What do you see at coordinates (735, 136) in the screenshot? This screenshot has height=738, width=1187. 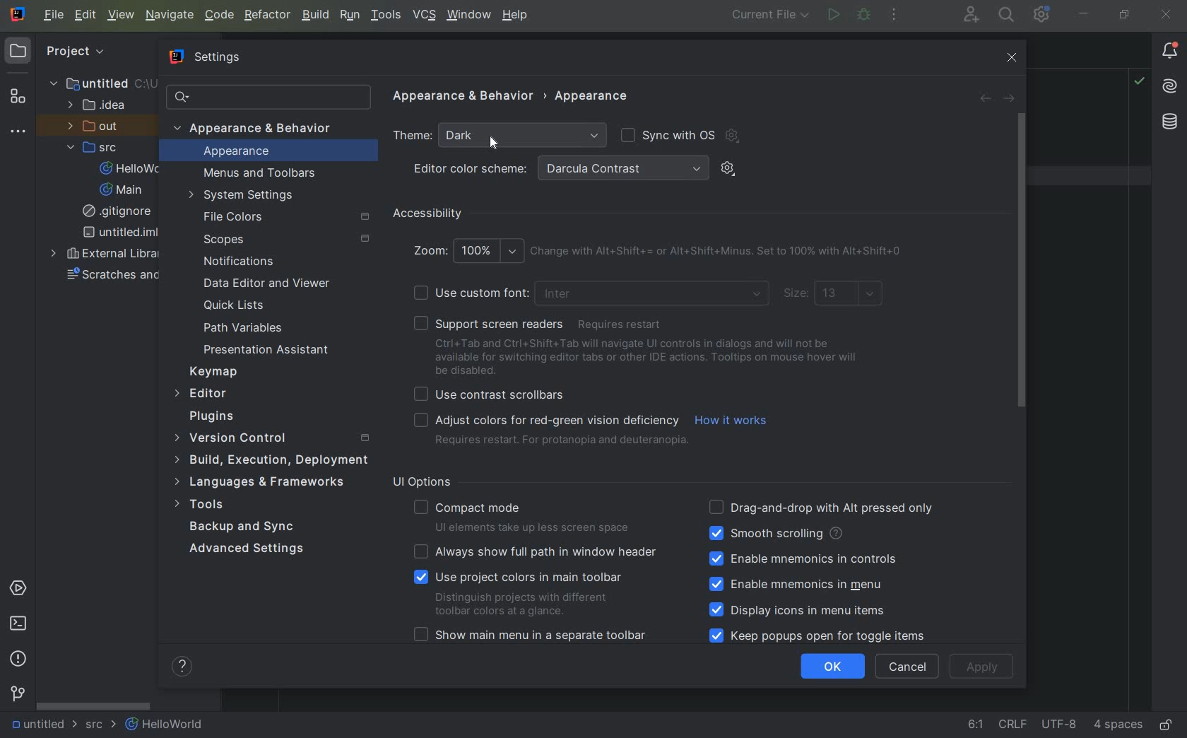 I see `SHOW SCHEME ACTIONS` at bounding box center [735, 136].